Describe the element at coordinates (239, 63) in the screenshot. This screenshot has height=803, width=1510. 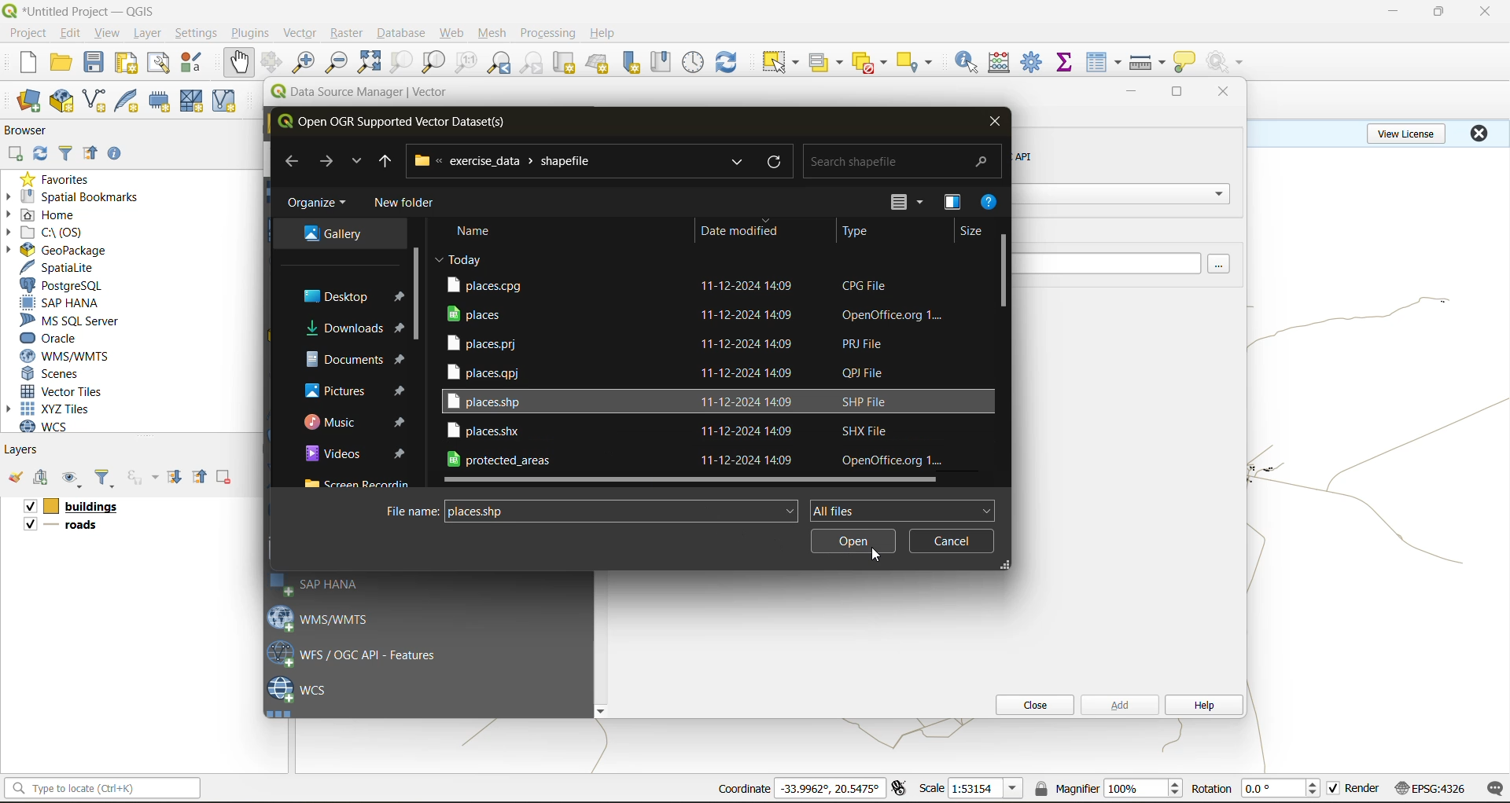
I see `pan map` at that location.